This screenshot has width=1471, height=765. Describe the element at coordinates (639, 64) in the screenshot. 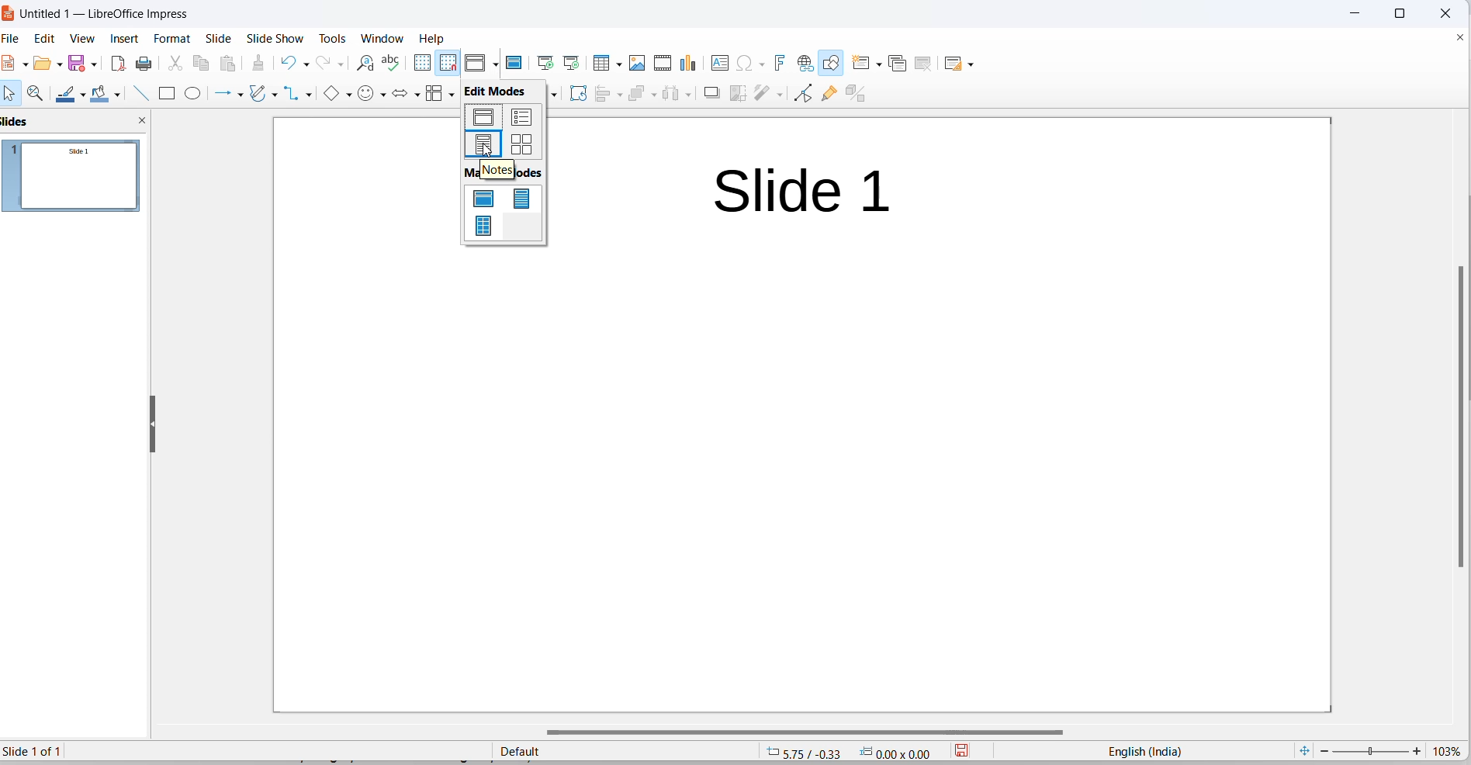

I see `insert images` at that location.